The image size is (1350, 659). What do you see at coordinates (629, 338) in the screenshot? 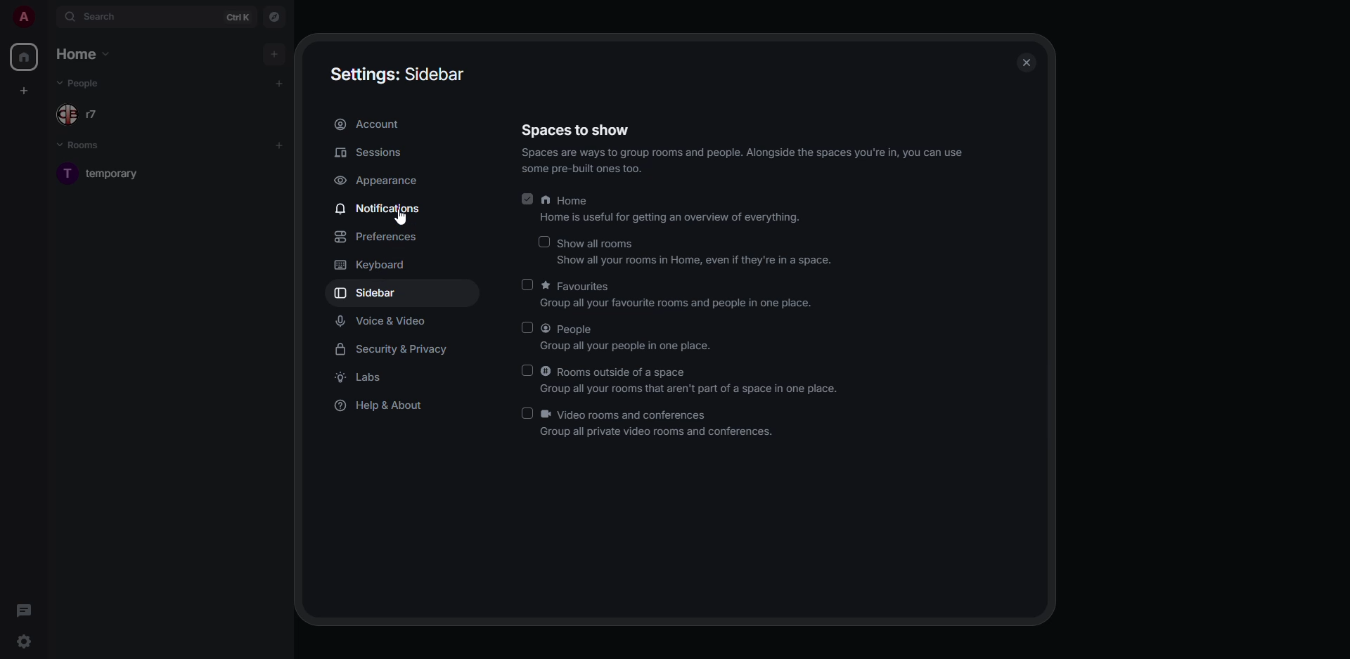
I see `people` at bounding box center [629, 338].